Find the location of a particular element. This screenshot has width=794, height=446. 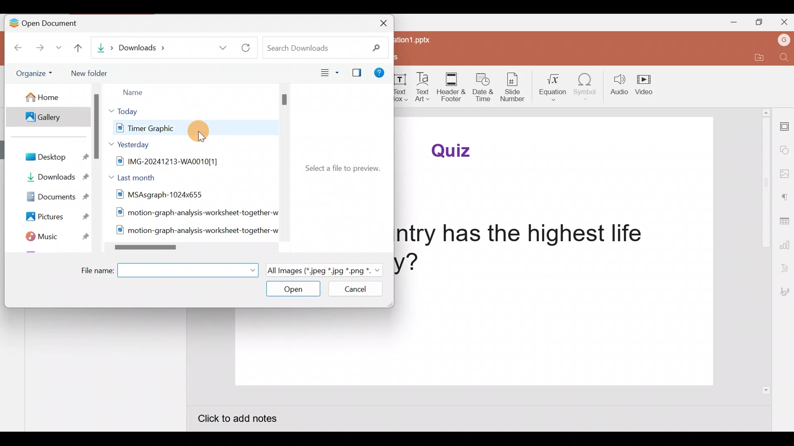

Show/Hide Preview is located at coordinates (355, 71).